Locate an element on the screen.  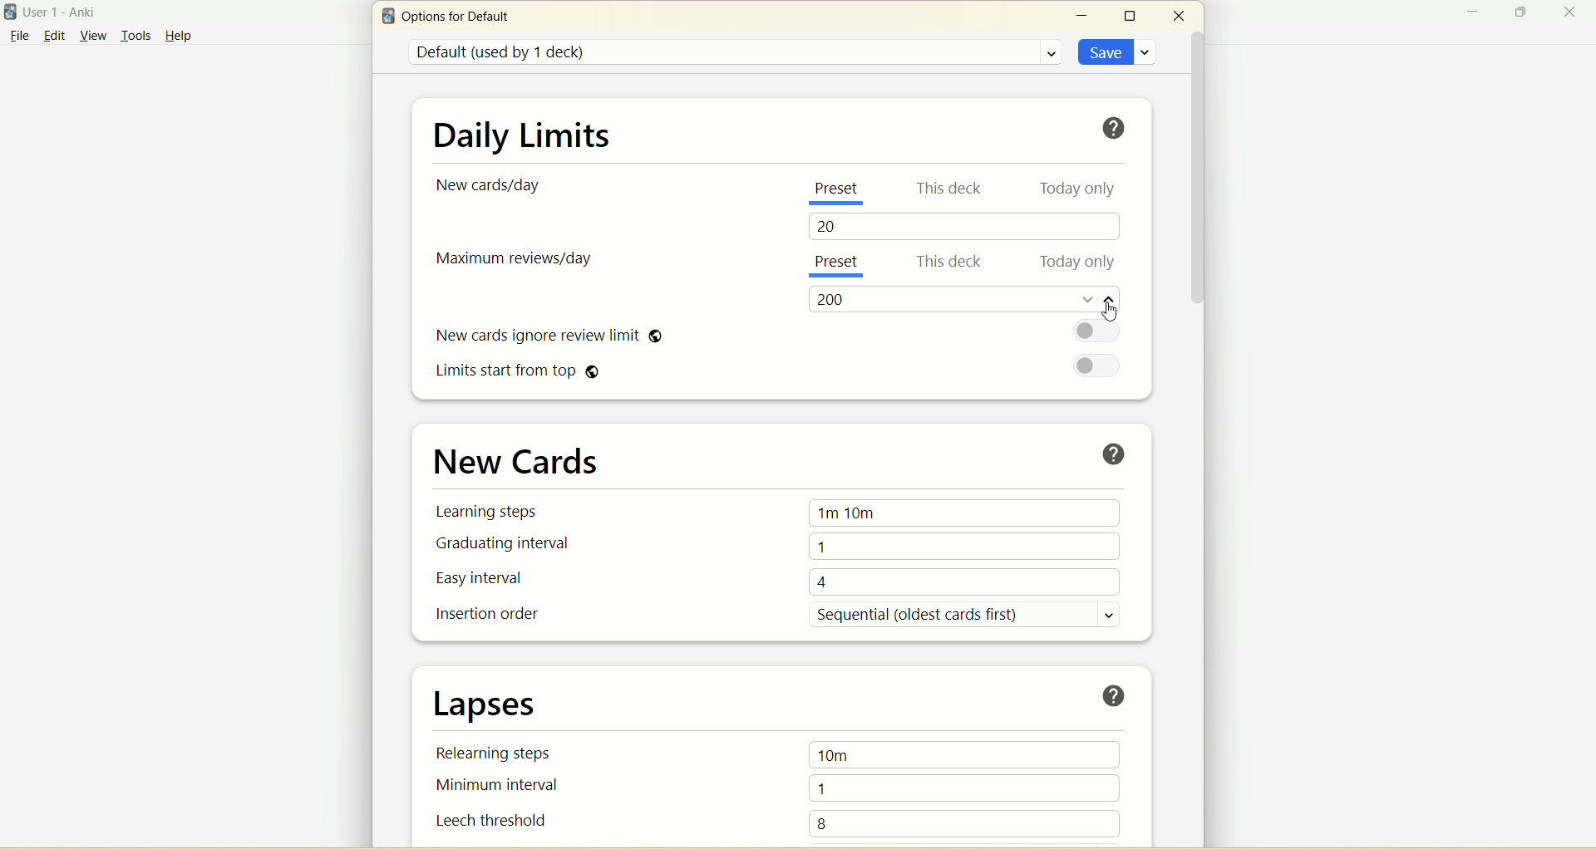
insertion order is located at coordinates (487, 615).